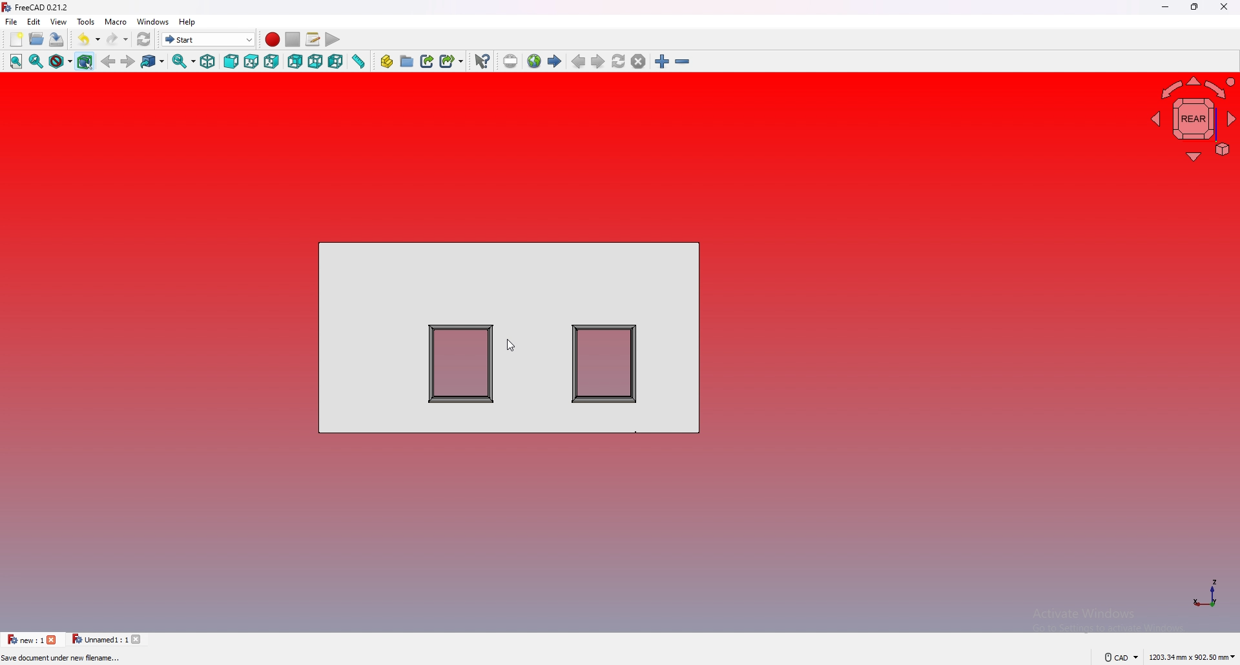  Describe the element at coordinates (510, 345) in the screenshot. I see `cursor` at that location.